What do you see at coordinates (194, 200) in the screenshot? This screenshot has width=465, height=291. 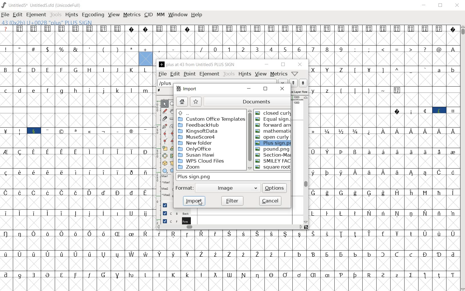 I see `import` at bounding box center [194, 200].